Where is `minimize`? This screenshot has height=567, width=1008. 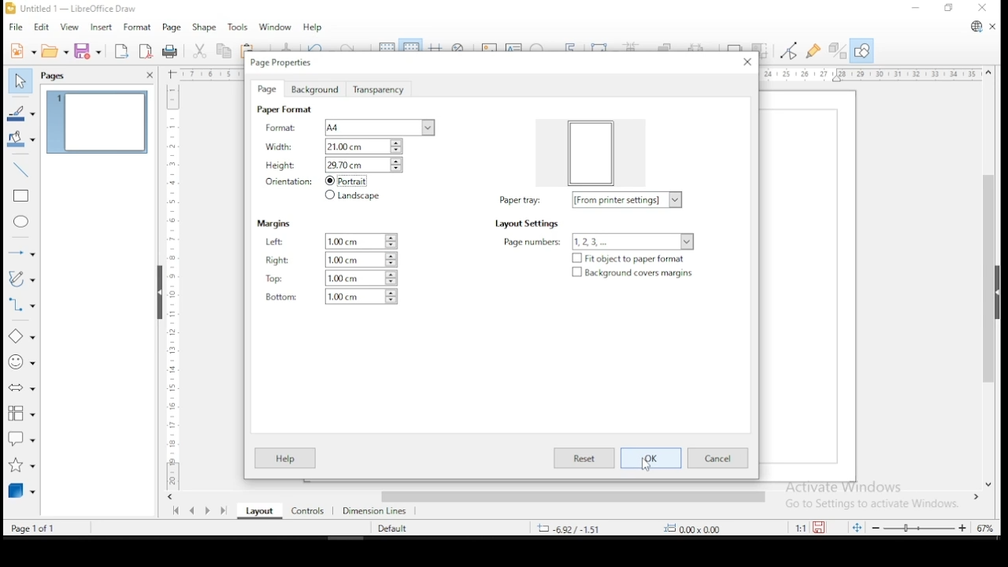 minimize is located at coordinates (916, 8).